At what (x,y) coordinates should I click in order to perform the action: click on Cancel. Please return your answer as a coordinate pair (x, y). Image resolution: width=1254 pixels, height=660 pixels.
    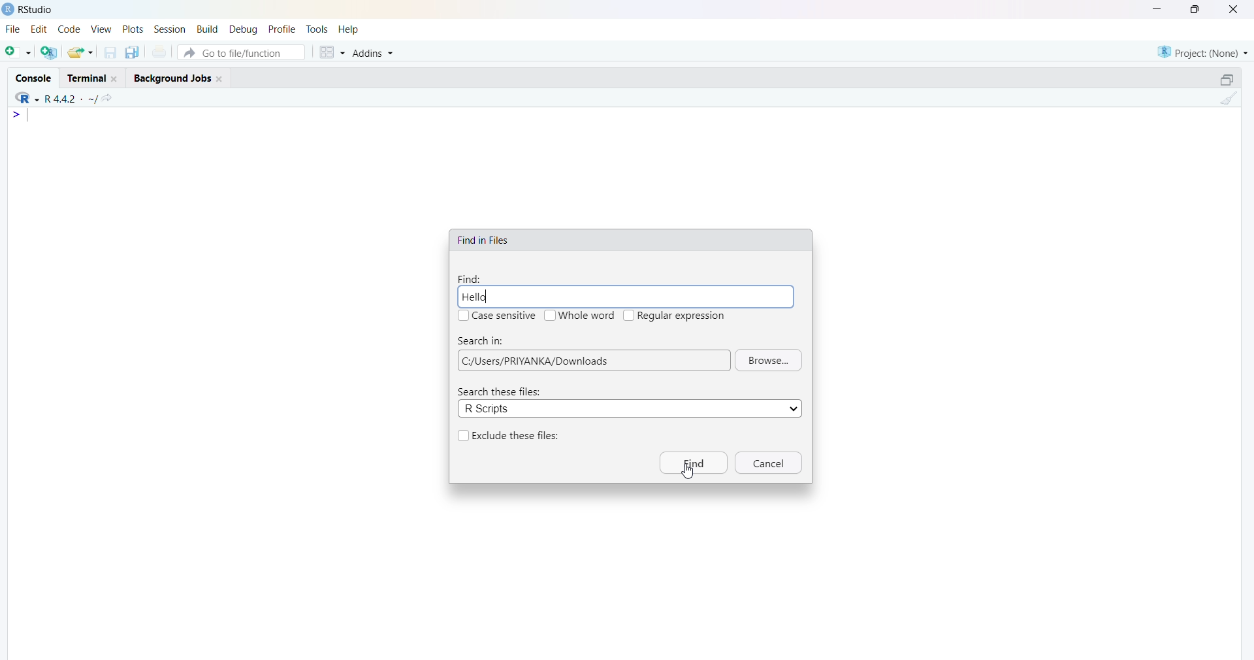
    Looking at the image, I should click on (770, 463).